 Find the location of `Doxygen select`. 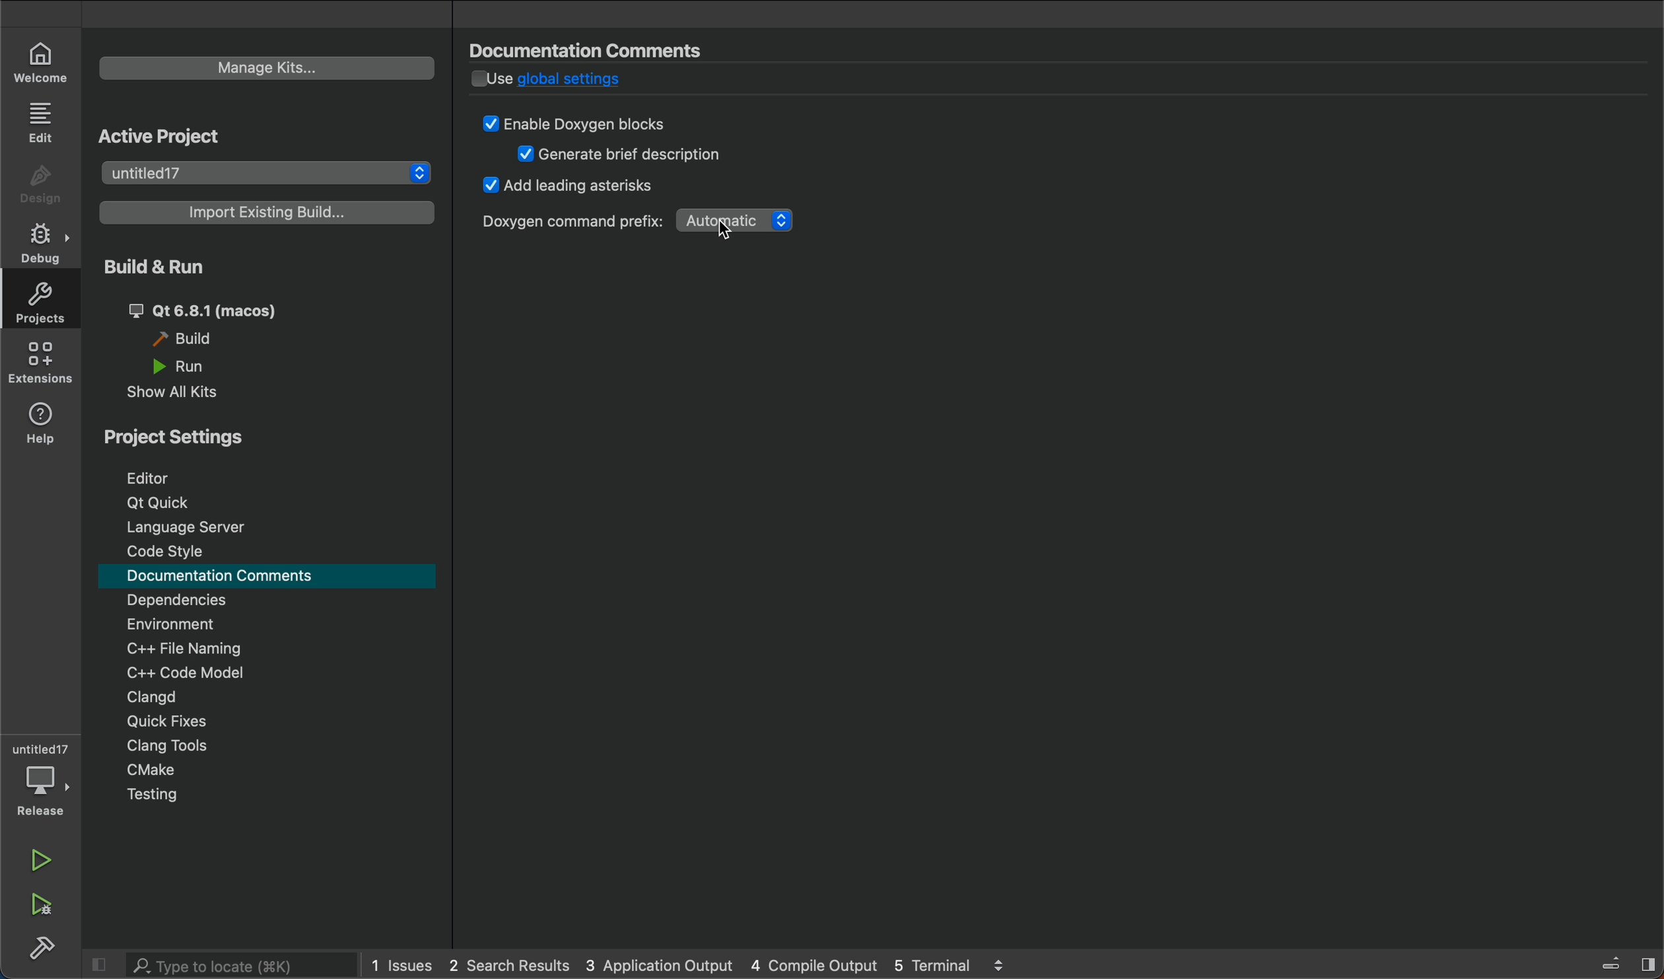

Doxygen select is located at coordinates (639, 221).